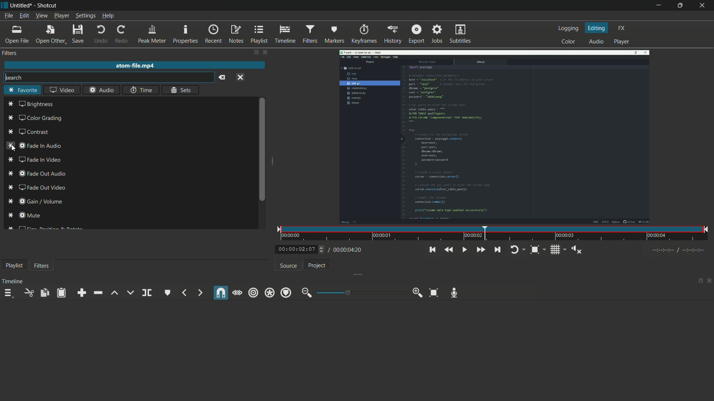 This screenshot has width=714, height=401. I want to click on app icon, so click(5, 6).